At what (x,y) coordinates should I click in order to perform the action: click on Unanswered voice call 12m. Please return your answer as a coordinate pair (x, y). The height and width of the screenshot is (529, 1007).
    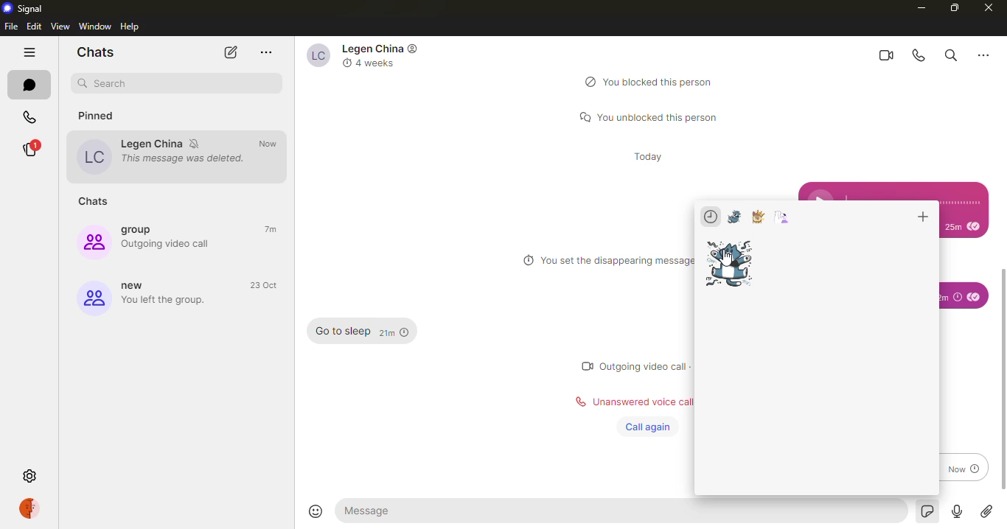
    Looking at the image, I should click on (643, 399).